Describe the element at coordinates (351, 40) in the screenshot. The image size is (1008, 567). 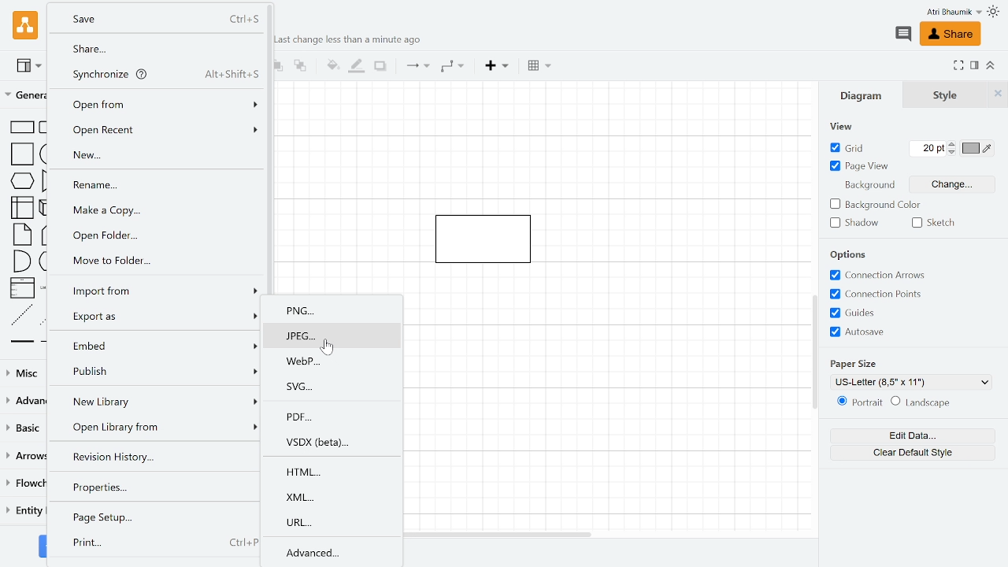
I see `last change` at that location.